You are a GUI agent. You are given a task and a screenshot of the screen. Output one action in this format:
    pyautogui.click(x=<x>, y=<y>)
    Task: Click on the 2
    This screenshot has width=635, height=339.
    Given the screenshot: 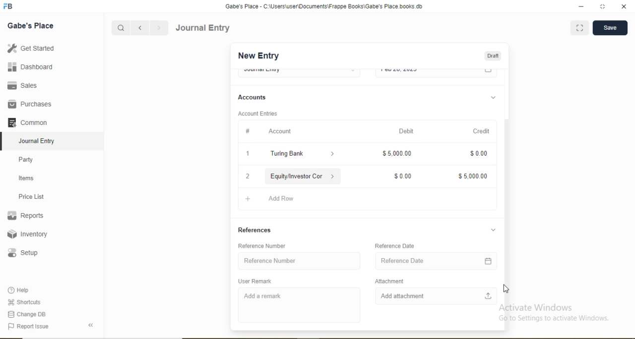 What is the action you would take?
    pyautogui.click(x=247, y=177)
    